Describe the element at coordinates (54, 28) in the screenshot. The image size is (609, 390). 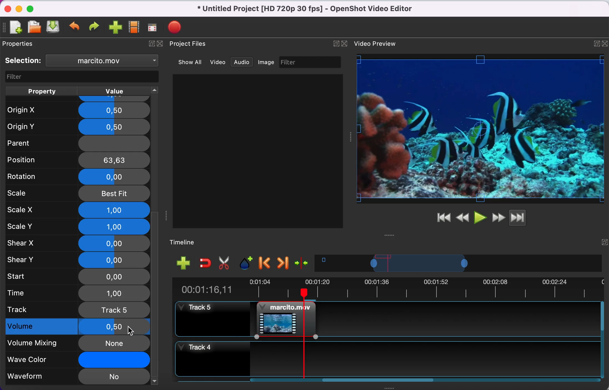
I see `save file` at that location.